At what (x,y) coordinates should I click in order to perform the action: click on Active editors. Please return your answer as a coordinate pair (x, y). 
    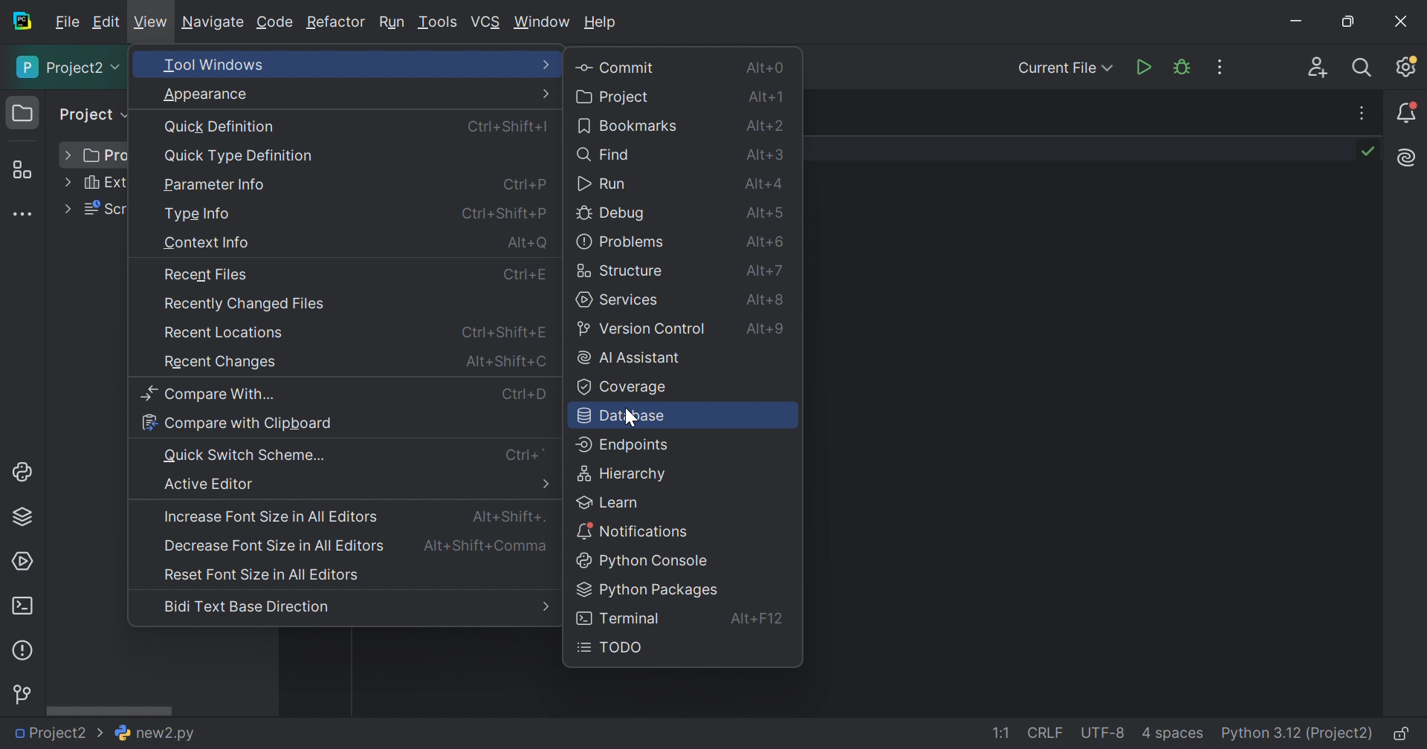
    Looking at the image, I should click on (210, 484).